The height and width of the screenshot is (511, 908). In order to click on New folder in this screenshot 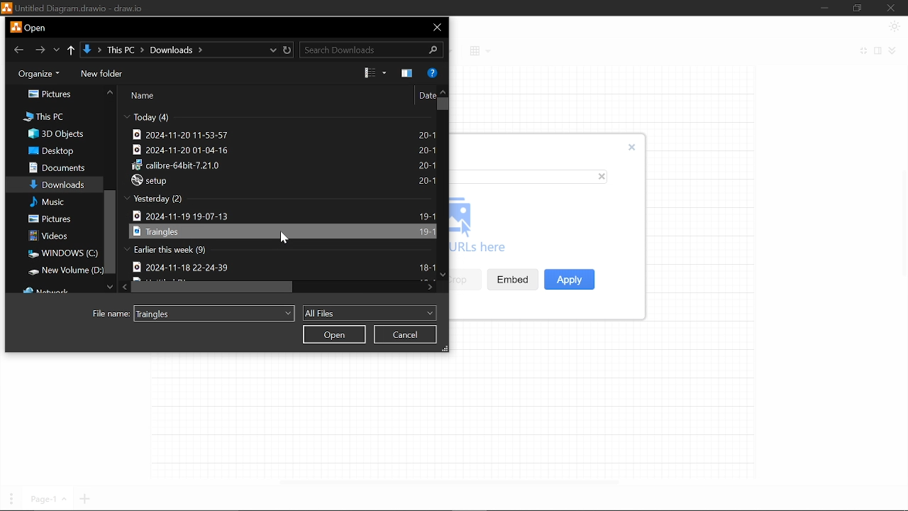, I will do `click(101, 75)`.